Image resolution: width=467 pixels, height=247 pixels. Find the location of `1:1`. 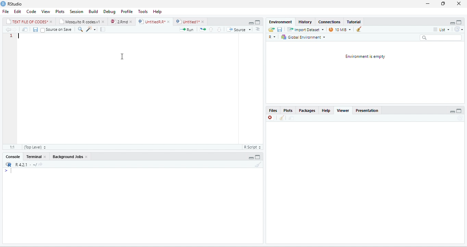

1:1 is located at coordinates (11, 147).